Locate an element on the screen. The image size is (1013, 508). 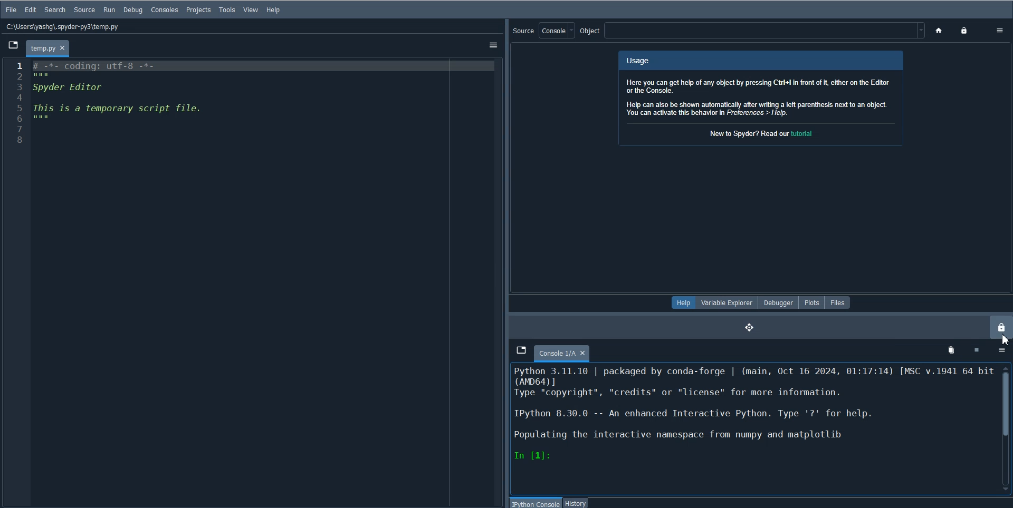
Option is located at coordinates (492, 45).